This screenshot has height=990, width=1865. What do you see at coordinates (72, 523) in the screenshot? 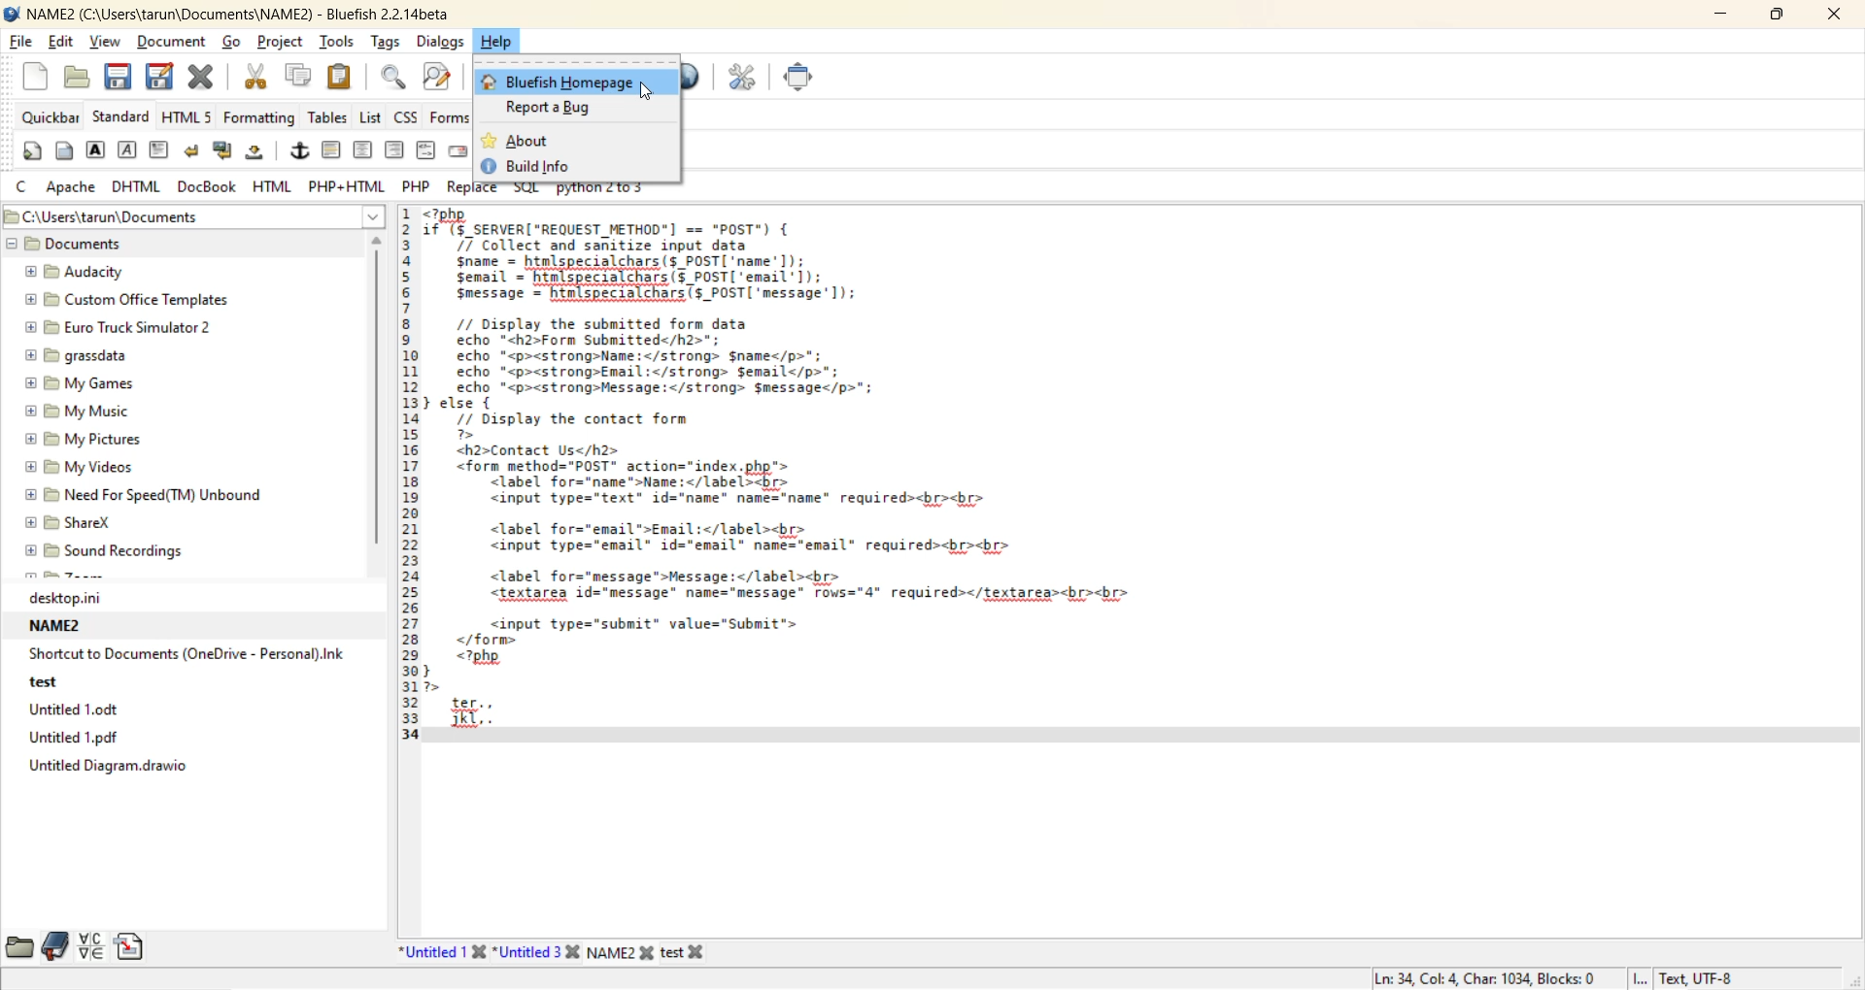
I see `SharexX` at bounding box center [72, 523].